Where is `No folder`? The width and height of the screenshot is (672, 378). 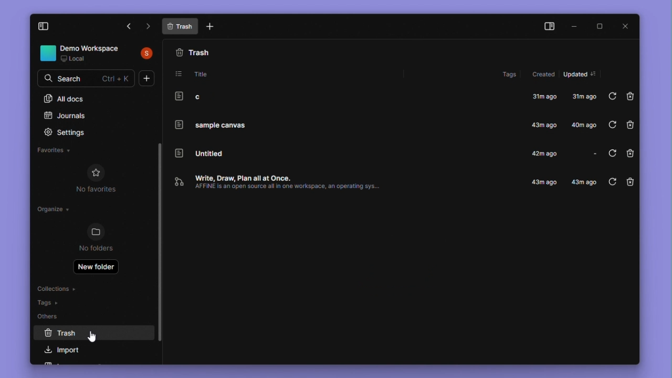
No folder is located at coordinates (99, 239).